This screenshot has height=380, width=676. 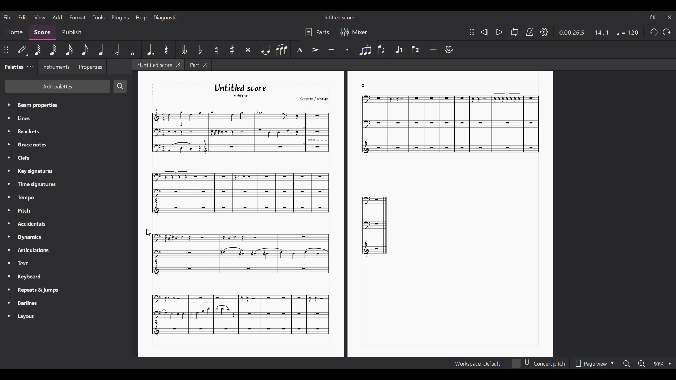 What do you see at coordinates (476, 364) in the screenshot?
I see `workspace Default` at bounding box center [476, 364].